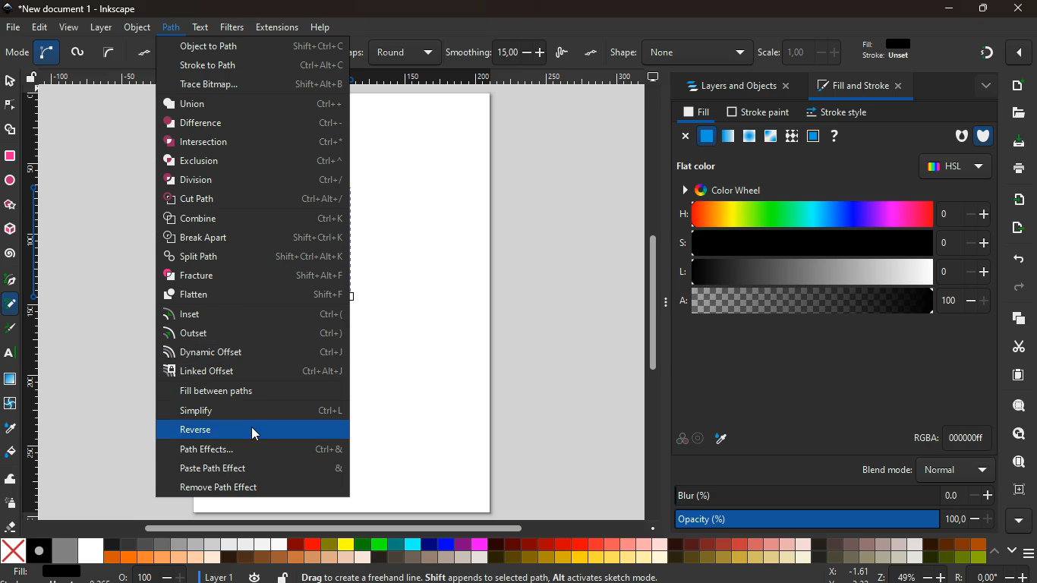  I want to click on reverse, so click(256, 430).